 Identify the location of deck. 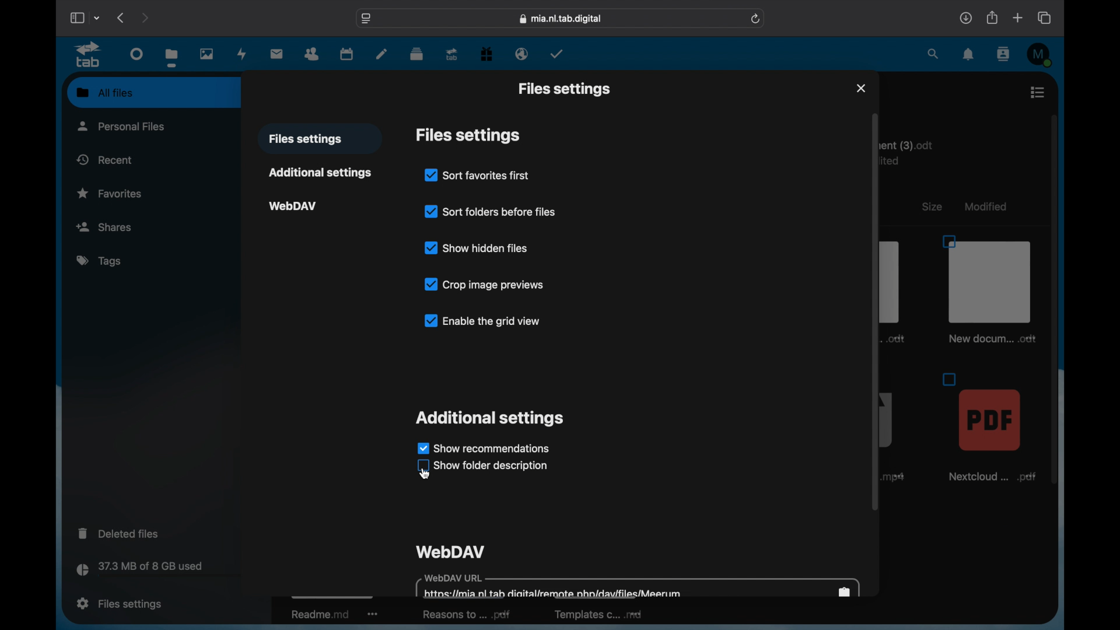
(416, 54).